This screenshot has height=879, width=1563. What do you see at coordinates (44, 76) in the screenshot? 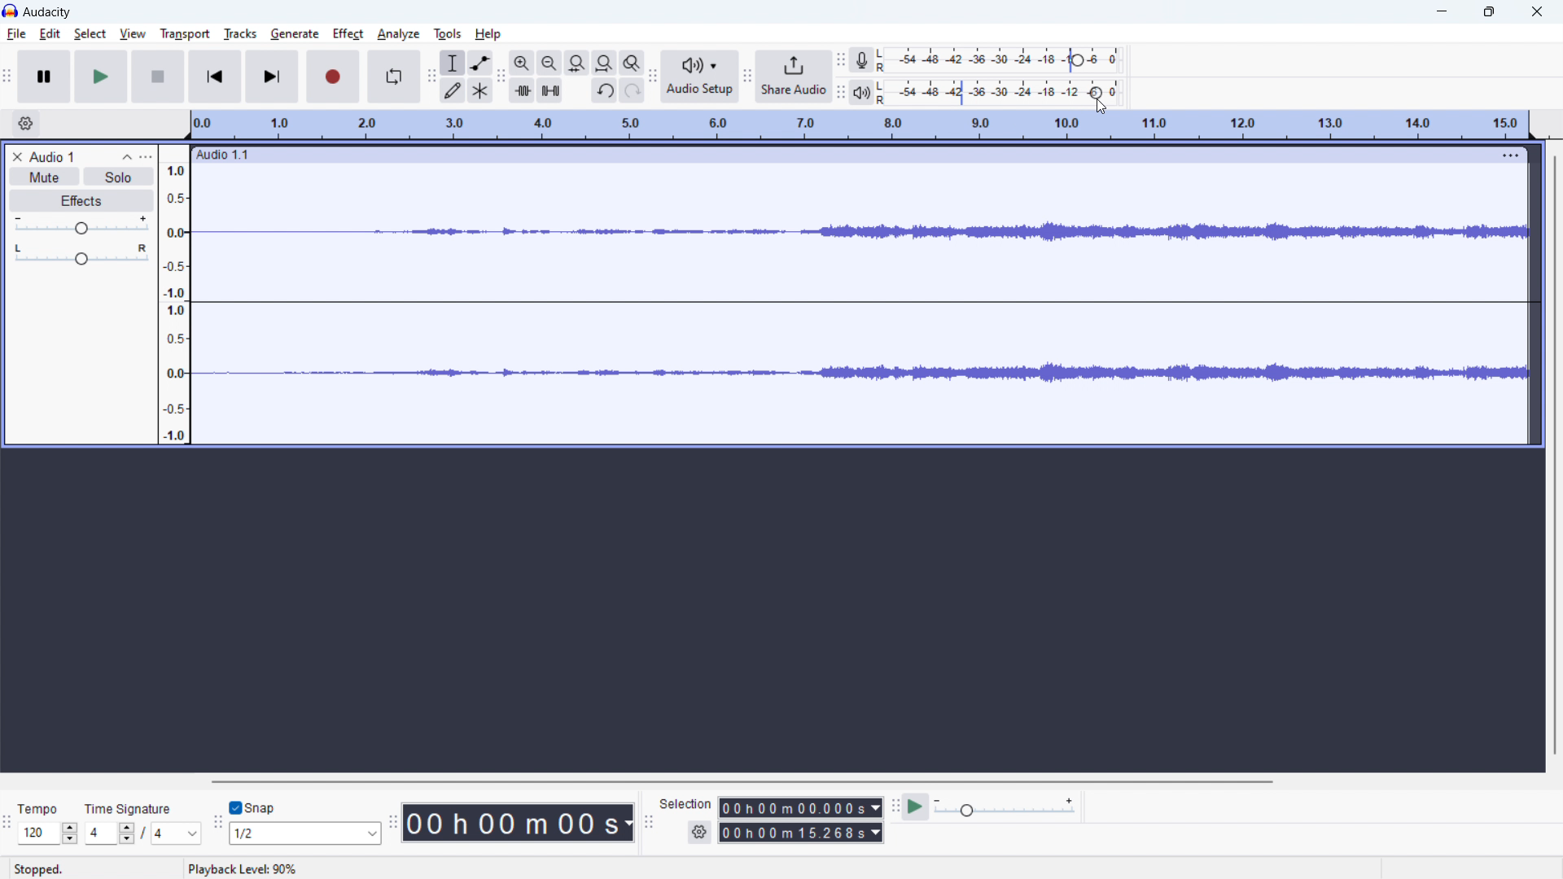
I see `pause` at bounding box center [44, 76].